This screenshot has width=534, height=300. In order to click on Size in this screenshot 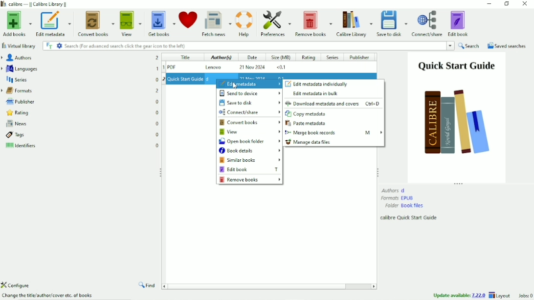, I will do `click(281, 58)`.